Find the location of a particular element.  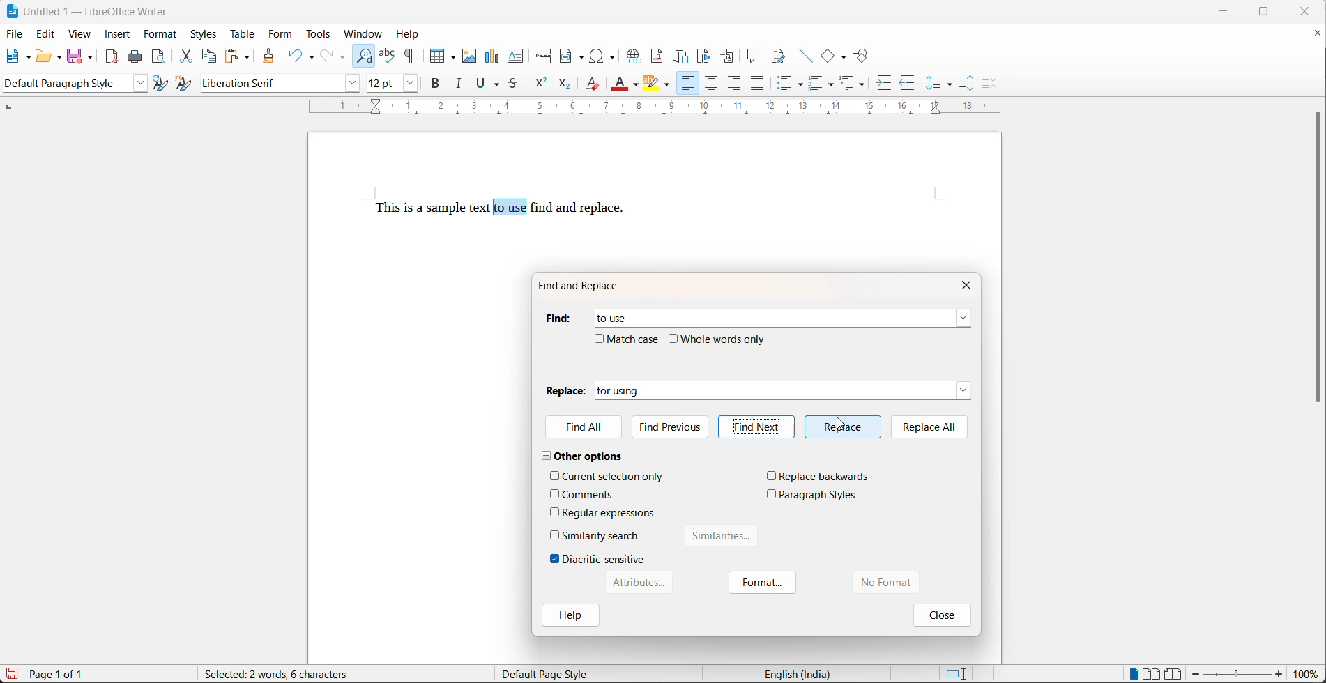

paste is located at coordinates (233, 56).